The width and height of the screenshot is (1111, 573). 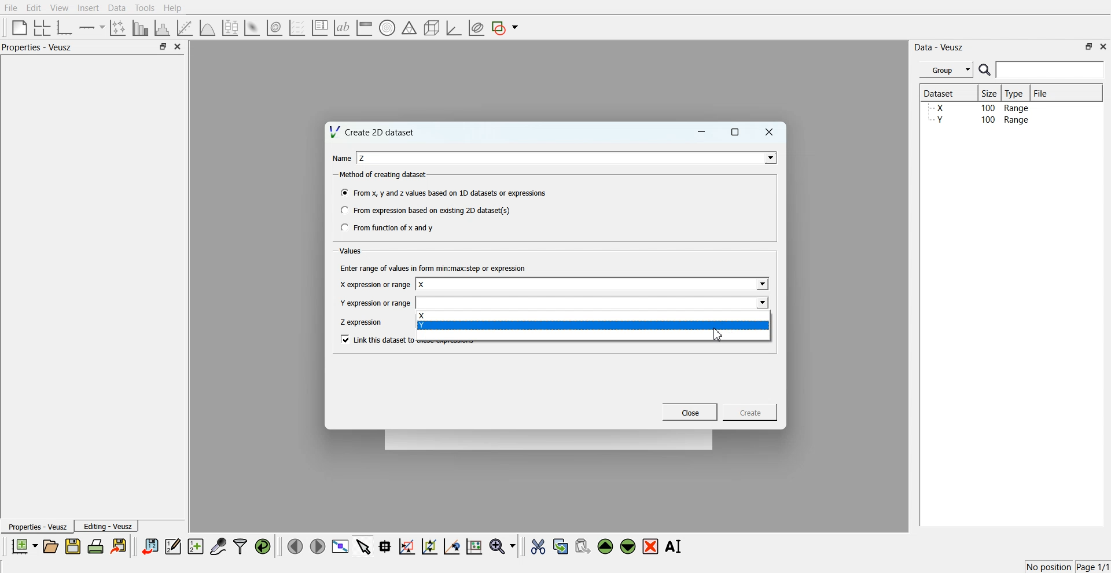 I want to click on Enter name, so click(x=593, y=285).